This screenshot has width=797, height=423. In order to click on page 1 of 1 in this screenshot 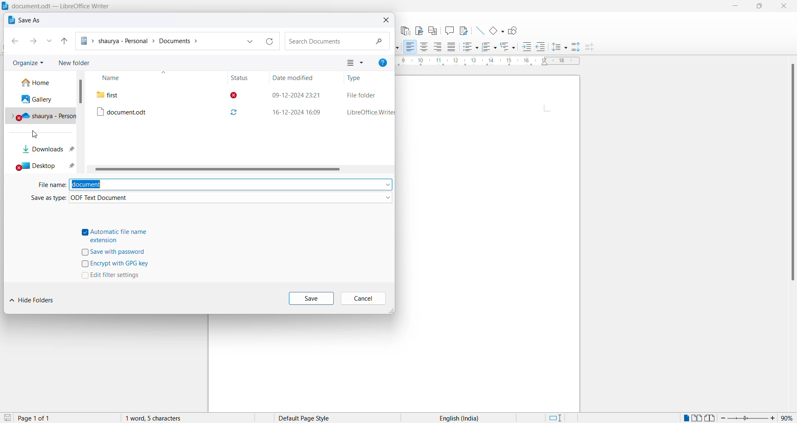, I will do `click(34, 418)`.